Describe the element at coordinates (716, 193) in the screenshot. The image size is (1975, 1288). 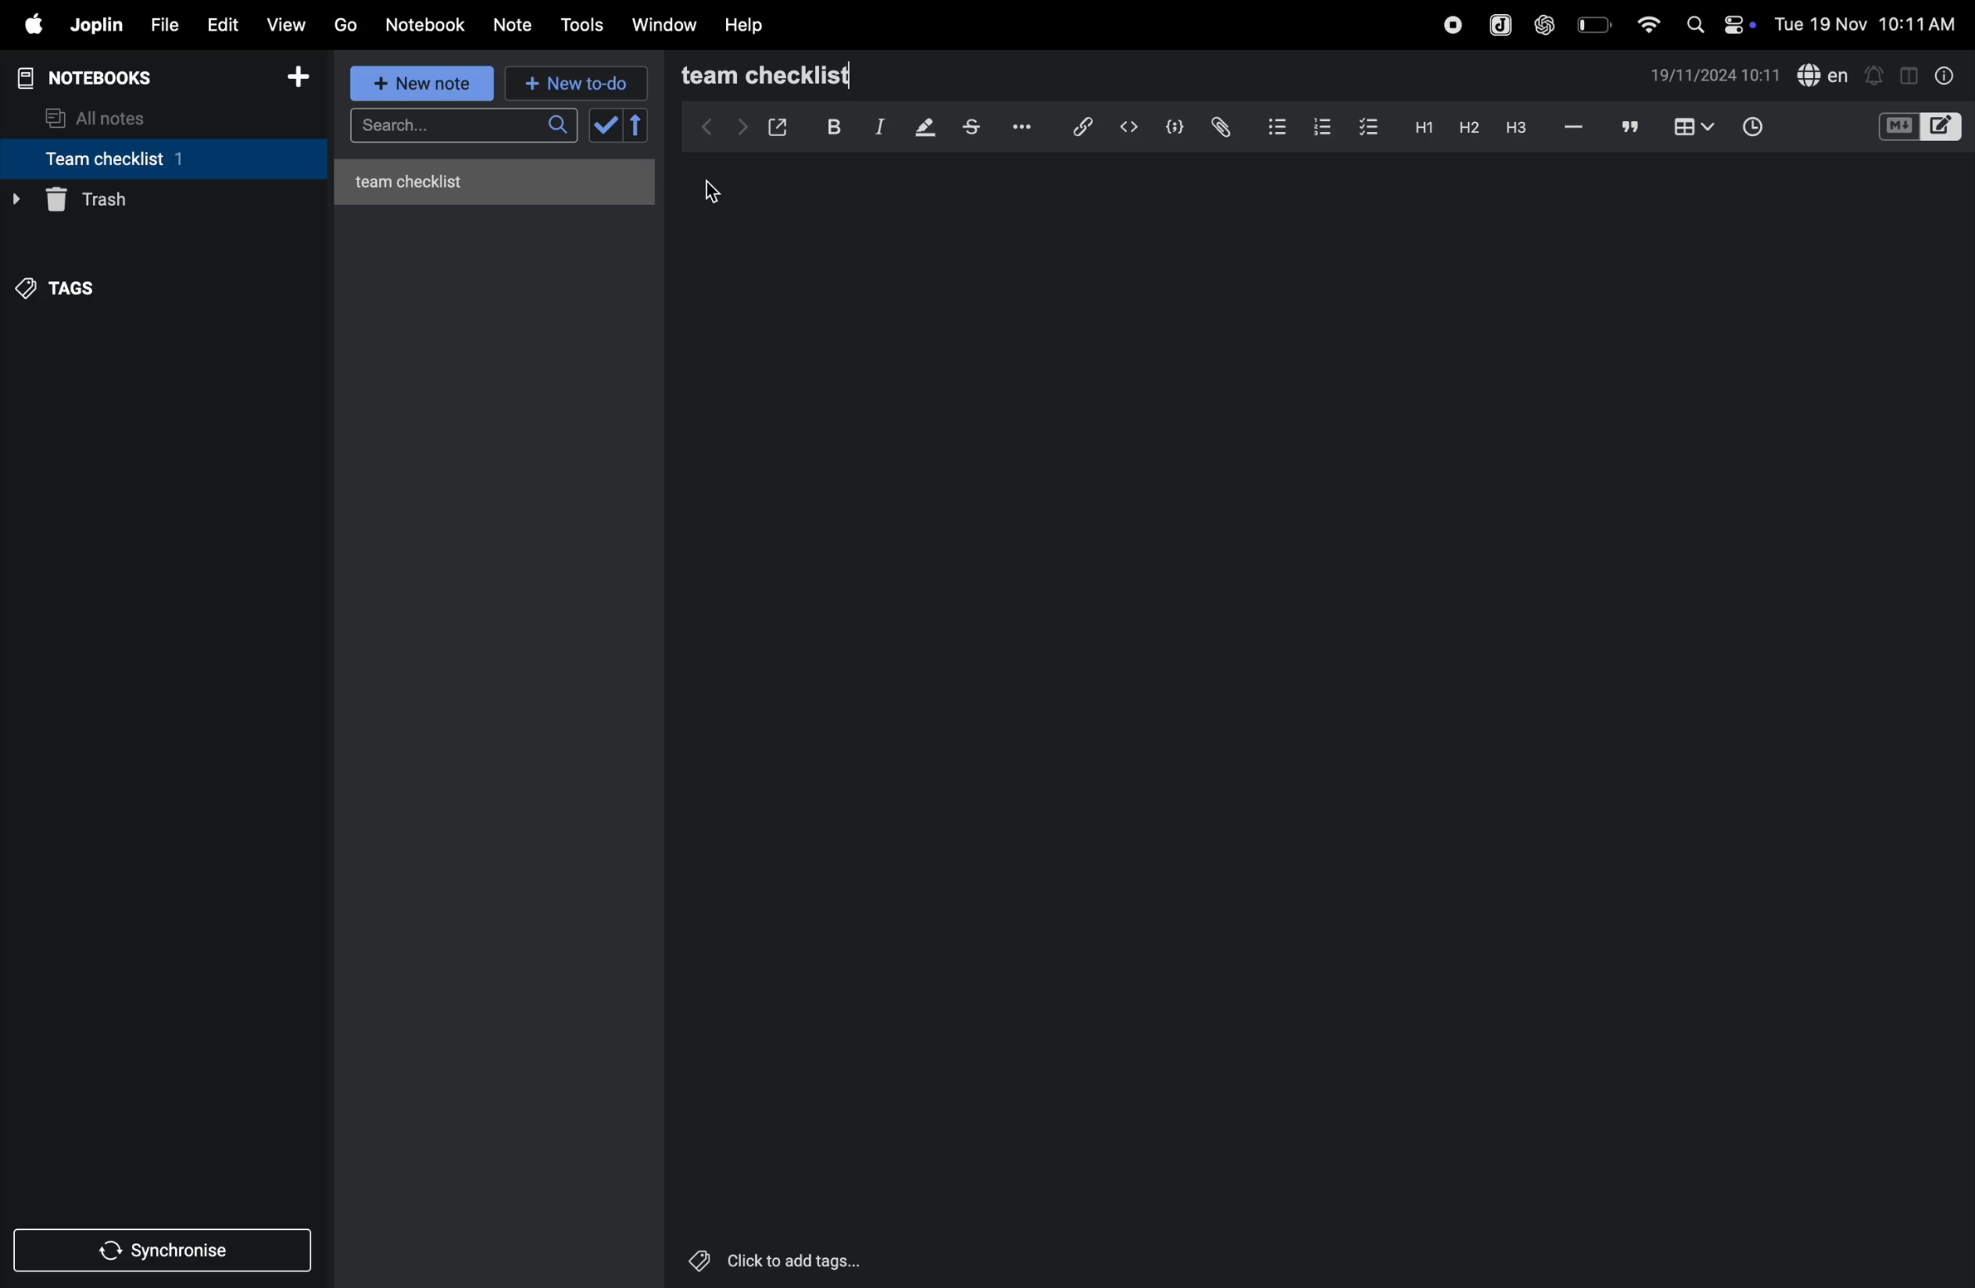
I see `cursor` at that location.